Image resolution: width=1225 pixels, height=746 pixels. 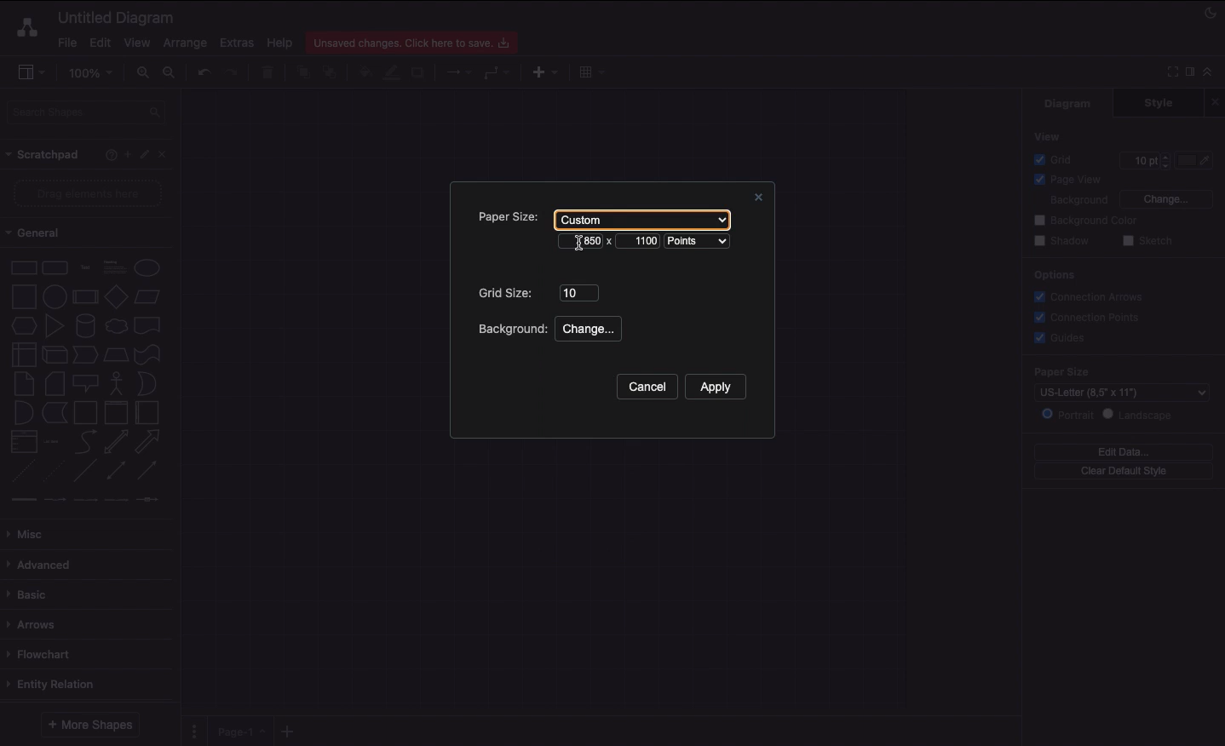 What do you see at coordinates (507, 291) in the screenshot?
I see `Grid size ` at bounding box center [507, 291].